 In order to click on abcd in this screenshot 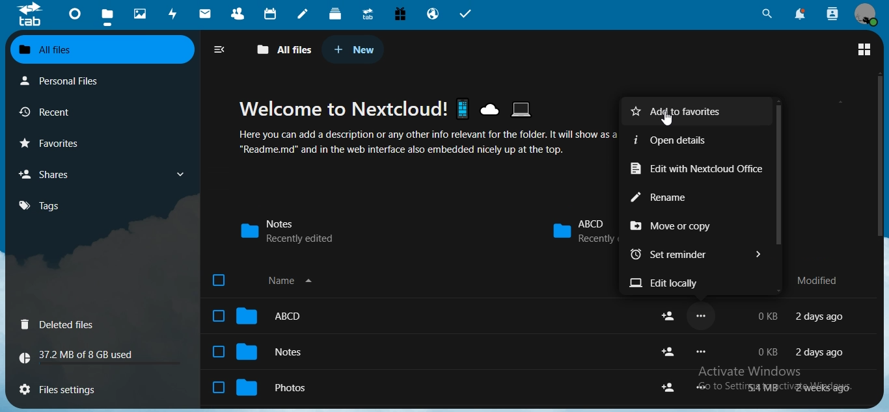, I will do `click(566, 230)`.